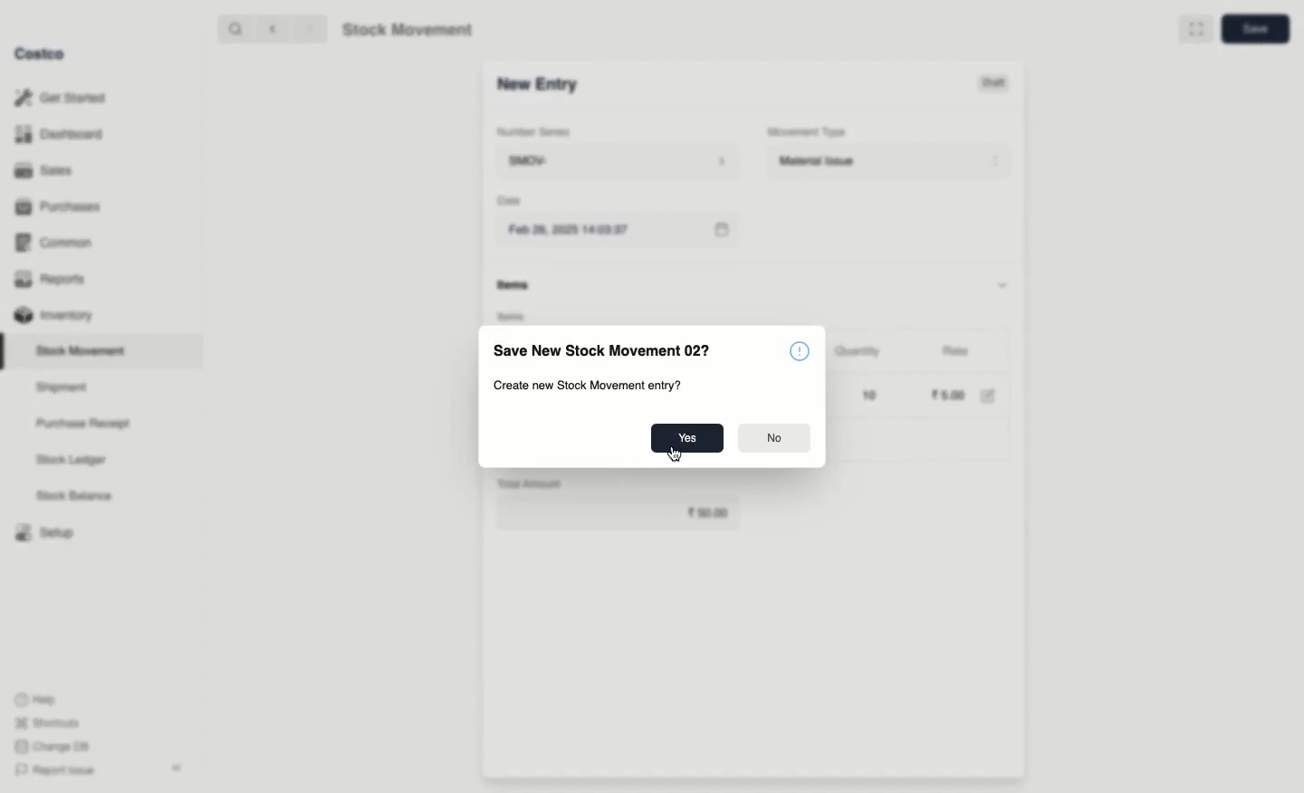  What do you see at coordinates (618, 160) in the screenshot?
I see `SMOV-` at bounding box center [618, 160].